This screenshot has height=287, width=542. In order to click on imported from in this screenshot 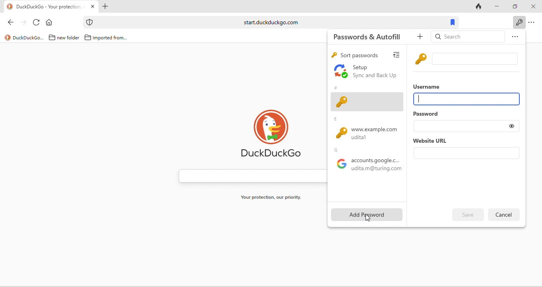, I will do `click(111, 38)`.